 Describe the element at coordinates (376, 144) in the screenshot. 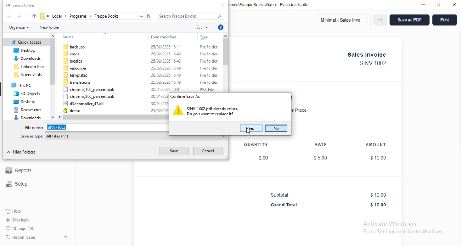

I see `AMOUNT` at that location.